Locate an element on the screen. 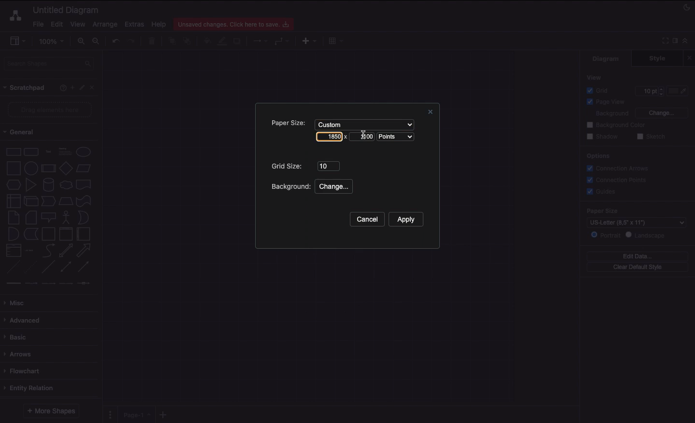 The image size is (695, 423). Dotted line is located at coordinates (30, 268).